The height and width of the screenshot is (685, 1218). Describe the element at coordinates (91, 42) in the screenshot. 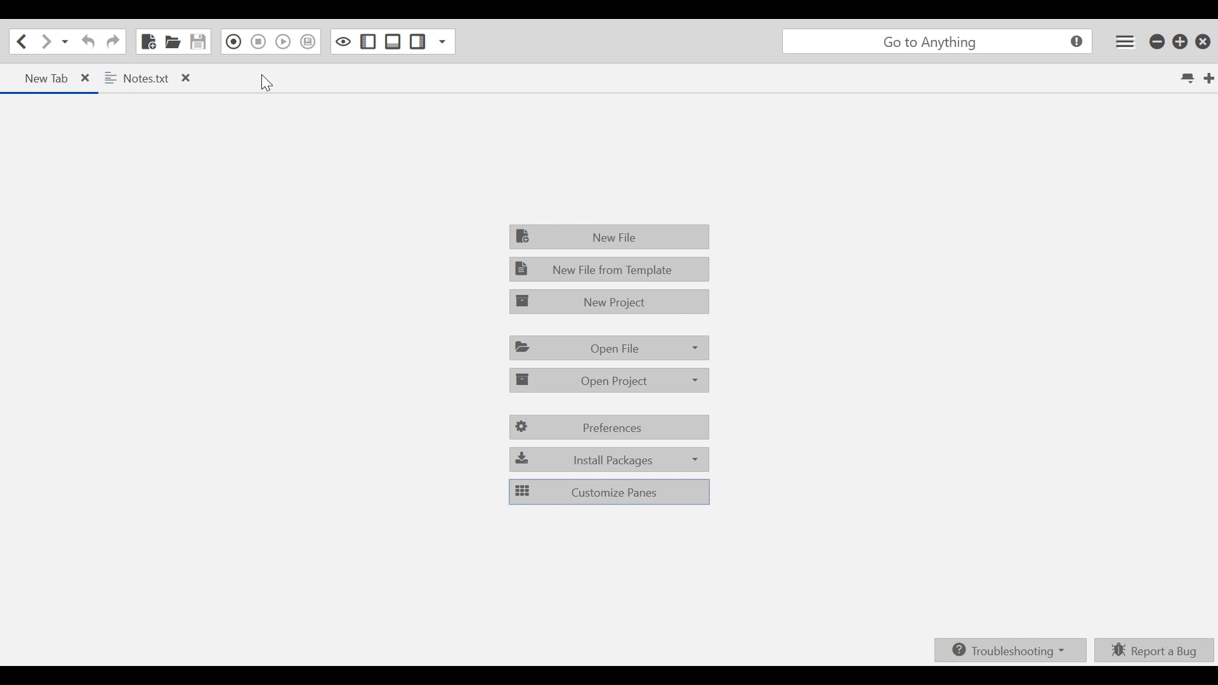

I see `Undo last Action` at that location.